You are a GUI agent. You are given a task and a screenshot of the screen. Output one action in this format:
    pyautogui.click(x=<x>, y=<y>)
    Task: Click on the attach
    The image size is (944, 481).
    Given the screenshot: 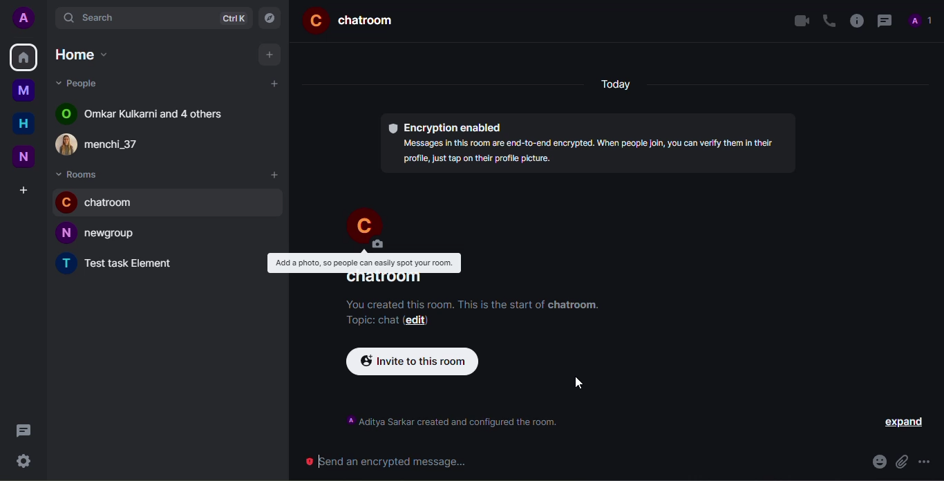 What is the action you would take?
    pyautogui.click(x=900, y=463)
    